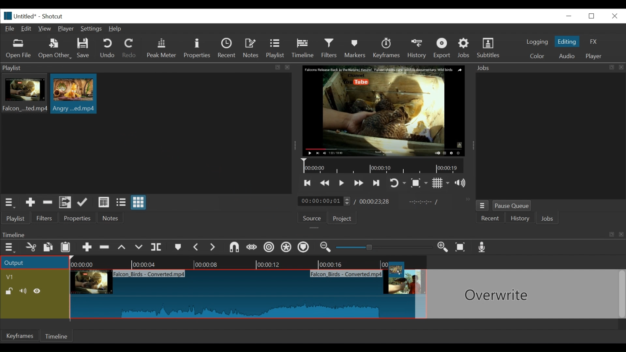 Image resolution: width=626 pixels, height=352 pixels. What do you see at coordinates (594, 56) in the screenshot?
I see `player` at bounding box center [594, 56].